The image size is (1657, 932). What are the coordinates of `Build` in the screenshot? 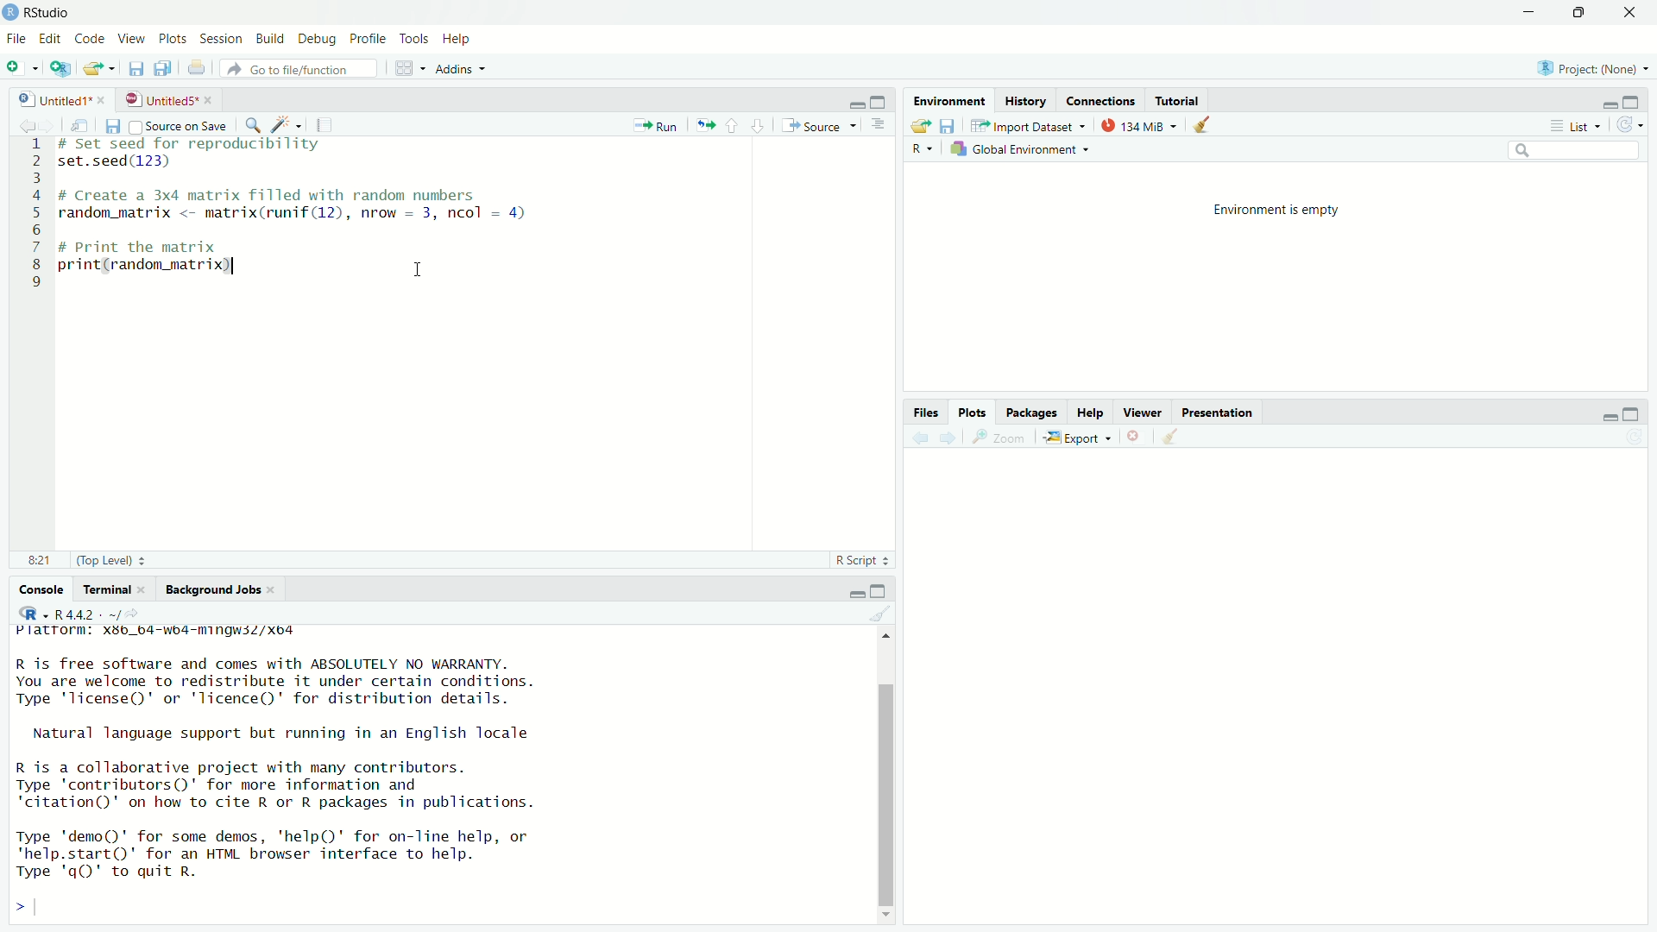 It's located at (269, 35).